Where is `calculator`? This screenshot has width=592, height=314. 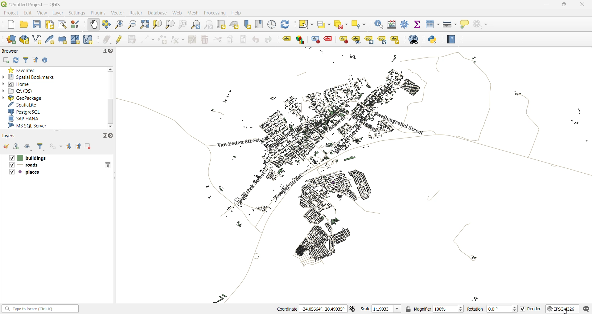 calculator is located at coordinates (392, 25).